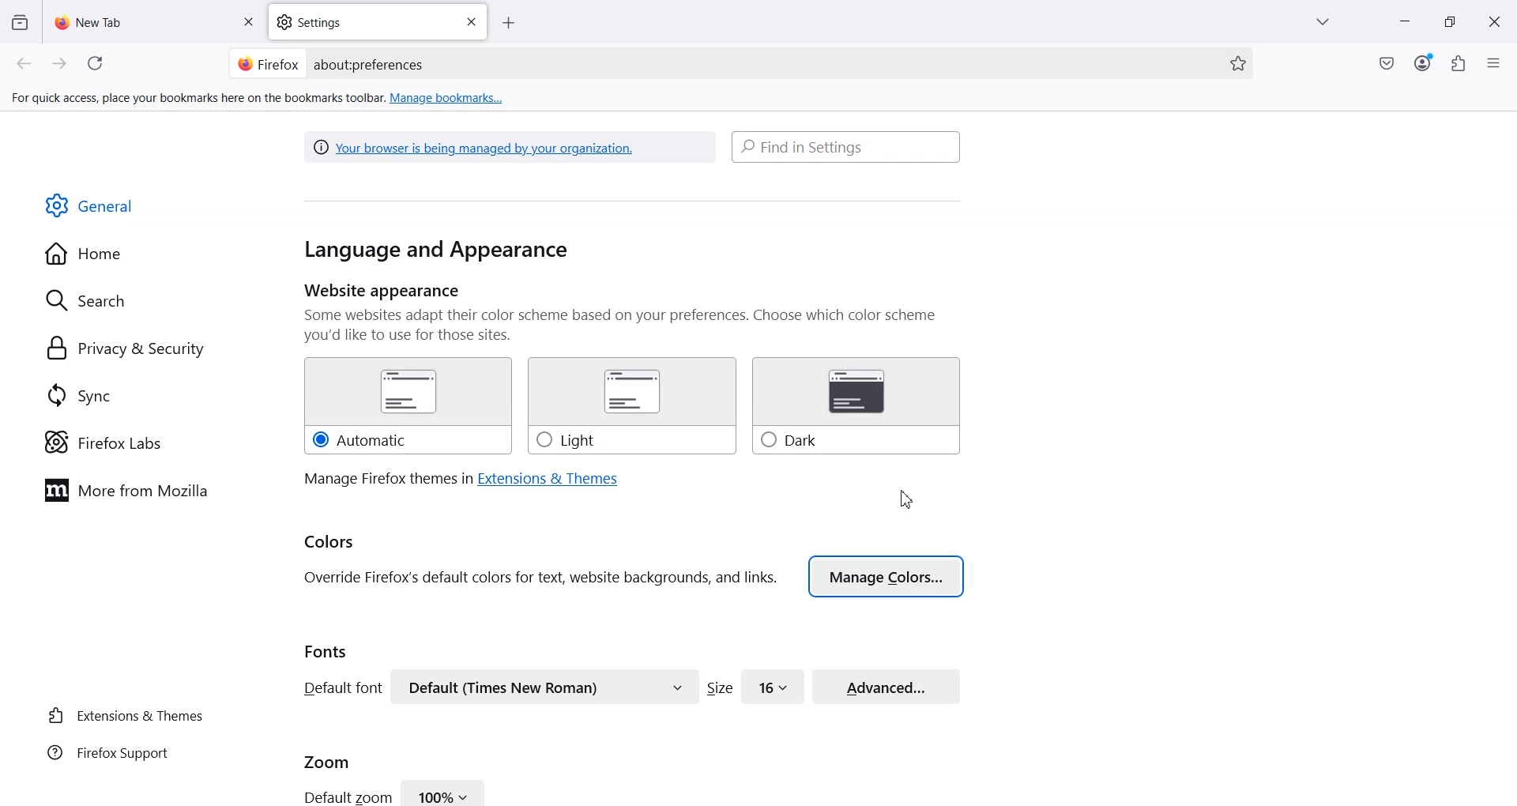 Image resolution: width=1517 pixels, height=806 pixels. Describe the element at coordinates (544, 687) in the screenshot. I see `Default (Times New Roman)` at that location.